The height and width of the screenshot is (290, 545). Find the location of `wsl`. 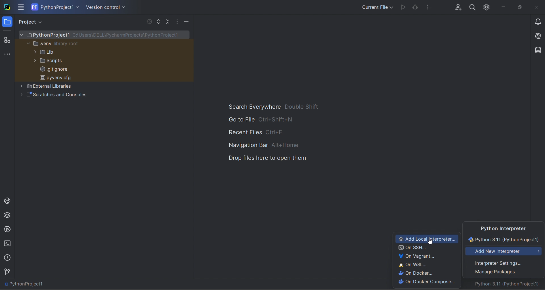

wsl is located at coordinates (424, 264).